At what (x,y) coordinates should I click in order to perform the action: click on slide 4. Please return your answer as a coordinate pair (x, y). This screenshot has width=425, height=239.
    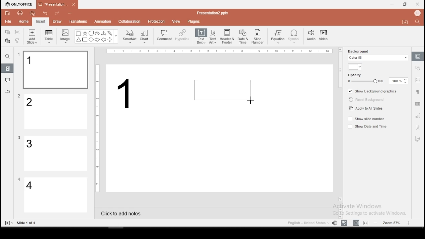
    Looking at the image, I should click on (56, 196).